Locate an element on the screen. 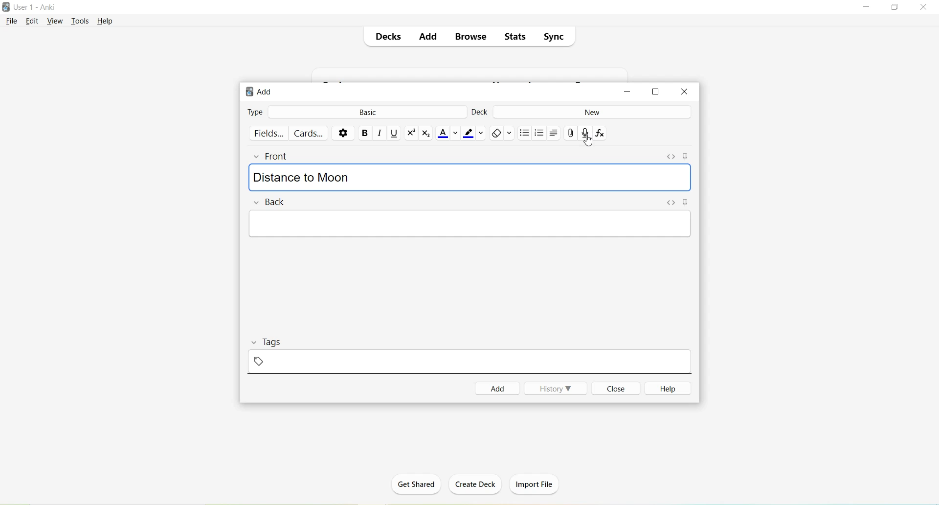 The image size is (939, 505). Create Deck is located at coordinates (471, 484).